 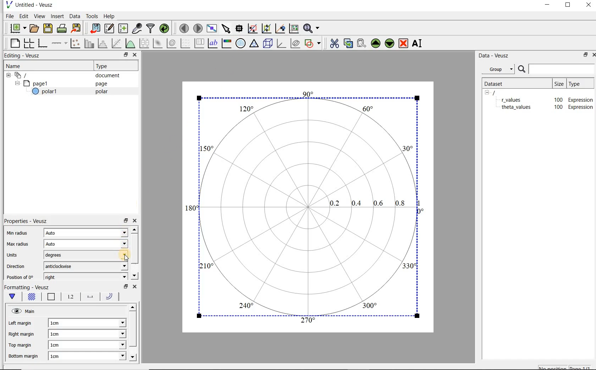 I want to click on Properties - Veusz, so click(x=27, y=221).